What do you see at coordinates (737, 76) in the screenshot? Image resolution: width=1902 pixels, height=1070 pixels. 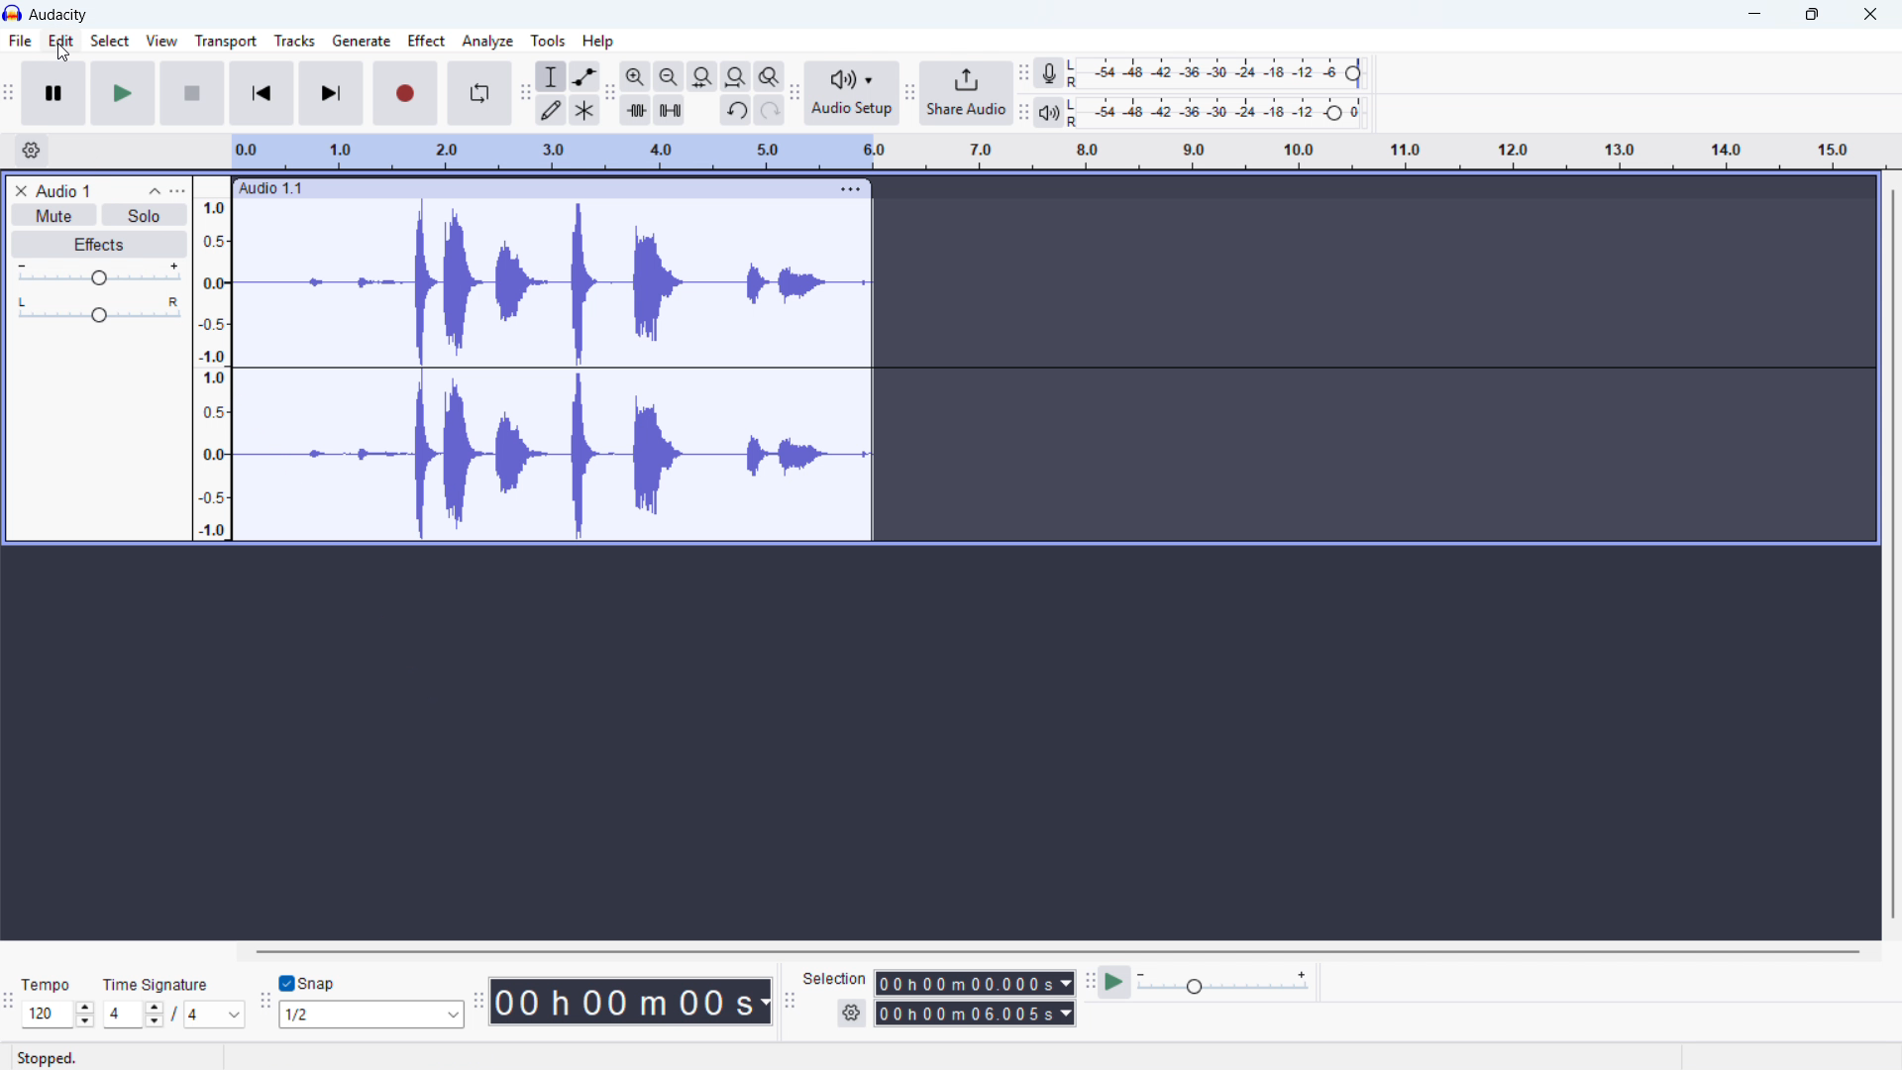 I see `fit project to width` at bounding box center [737, 76].